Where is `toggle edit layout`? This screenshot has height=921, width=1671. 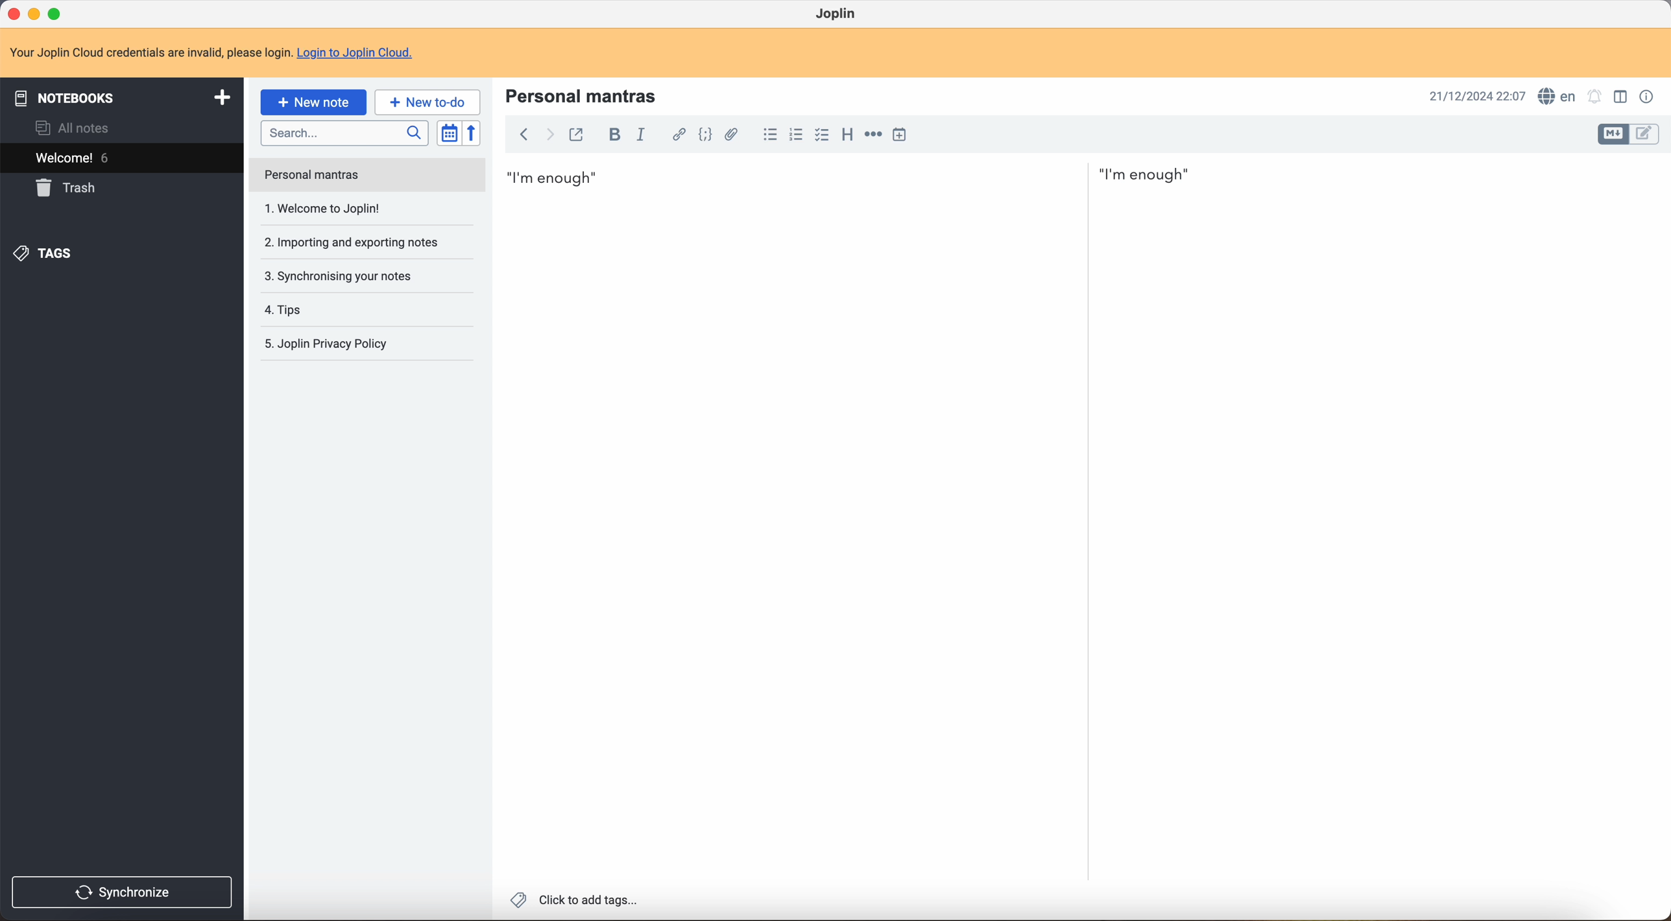 toggle edit layout is located at coordinates (1615, 135).